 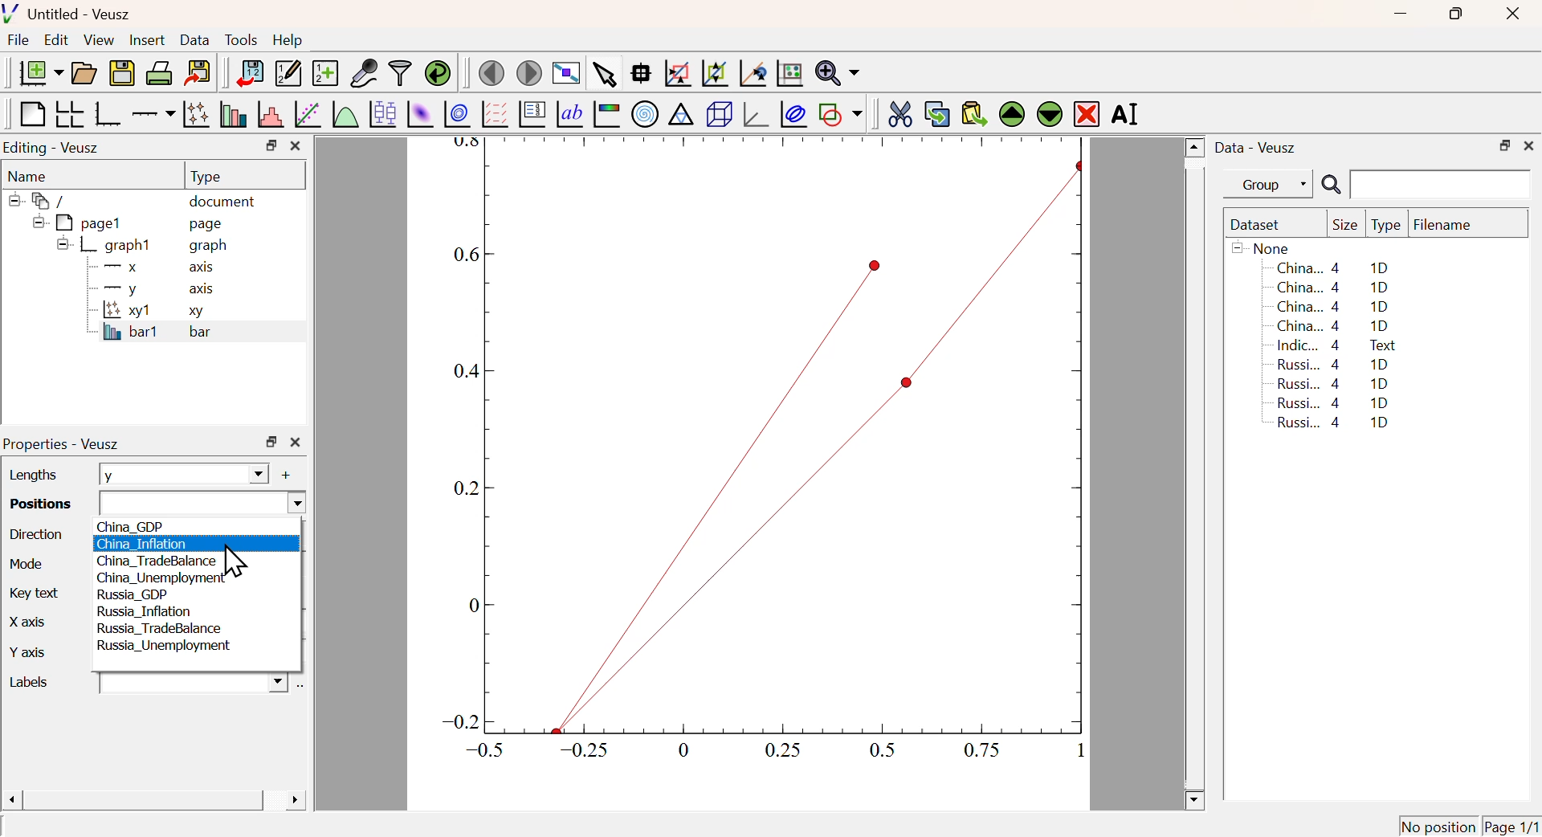 What do you see at coordinates (35, 502) in the screenshot?
I see `Positions` at bounding box center [35, 502].